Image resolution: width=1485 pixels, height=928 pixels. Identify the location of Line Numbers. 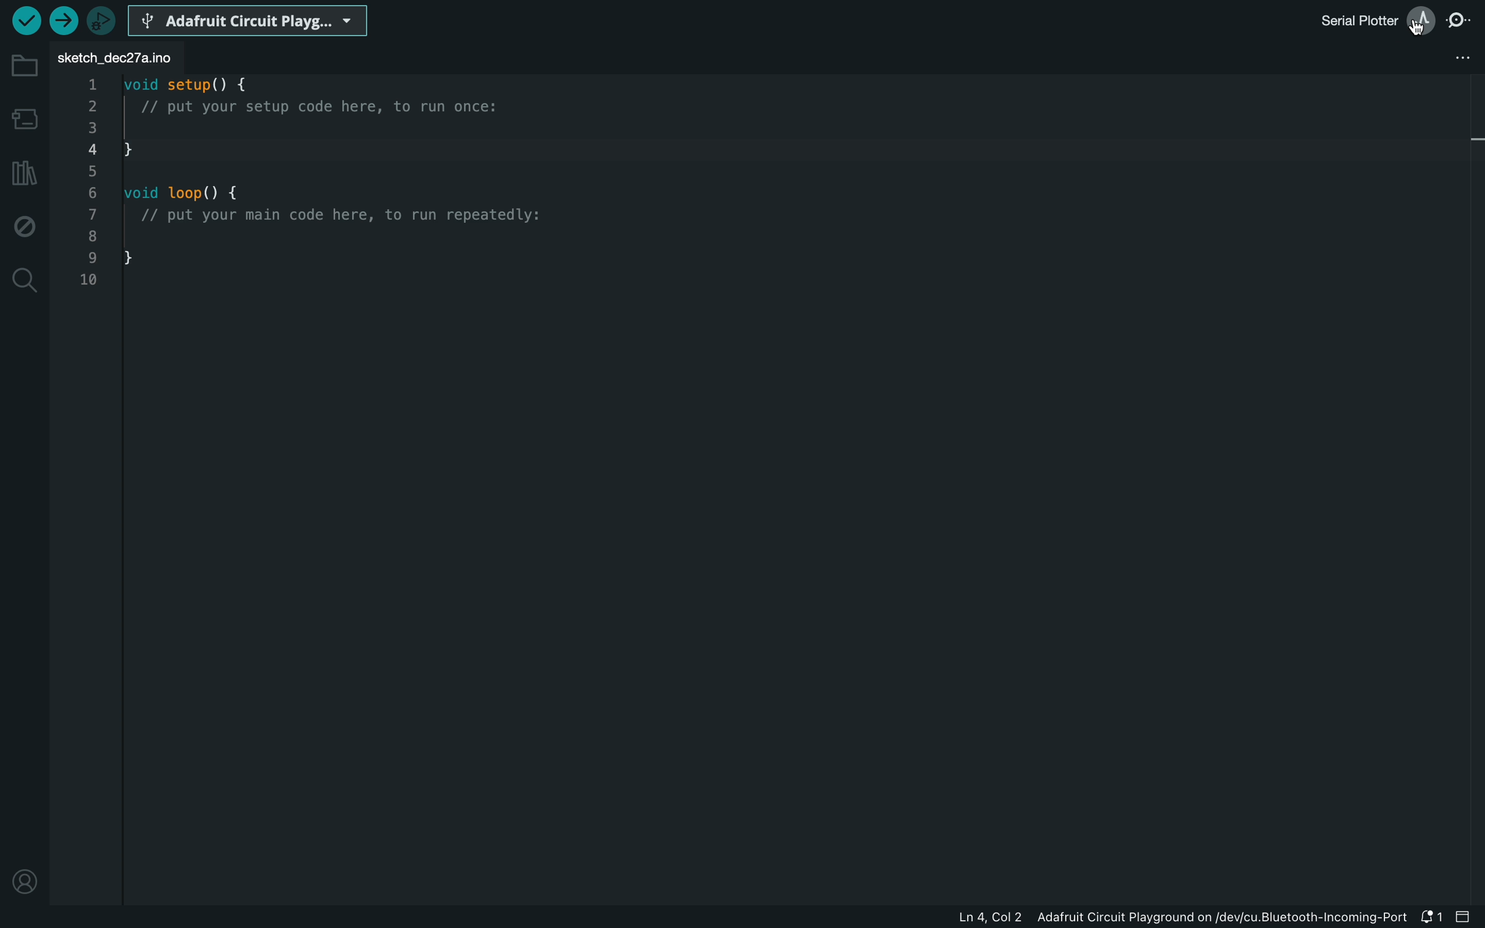
(91, 184).